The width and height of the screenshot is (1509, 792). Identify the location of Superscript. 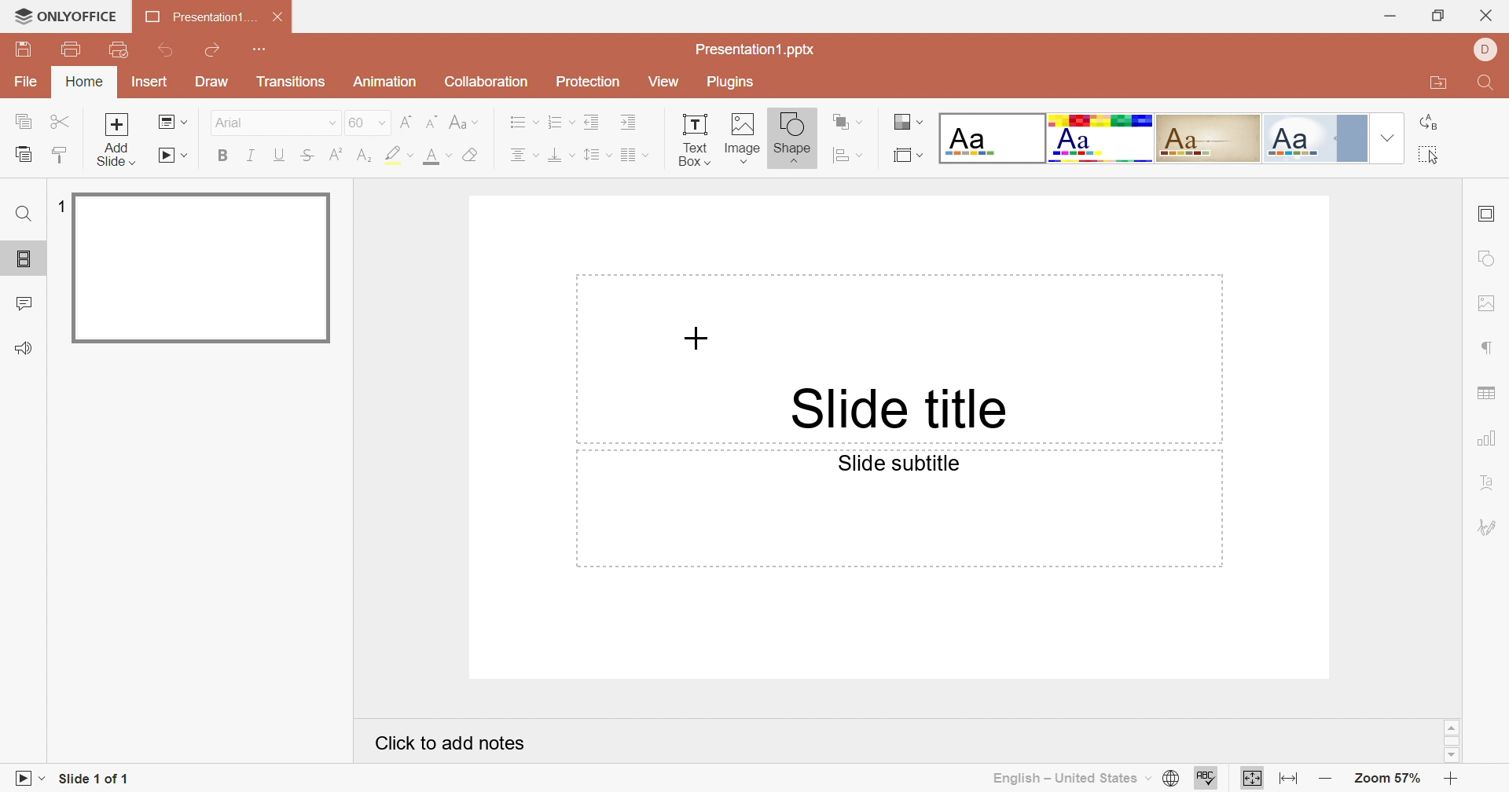
(339, 154).